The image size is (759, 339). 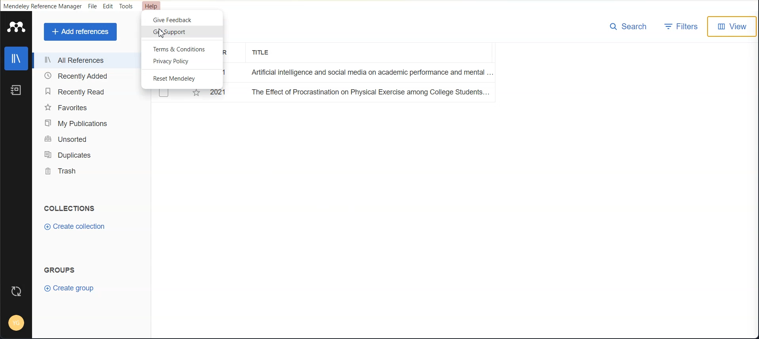 I want to click on Give Feedback, so click(x=182, y=19).